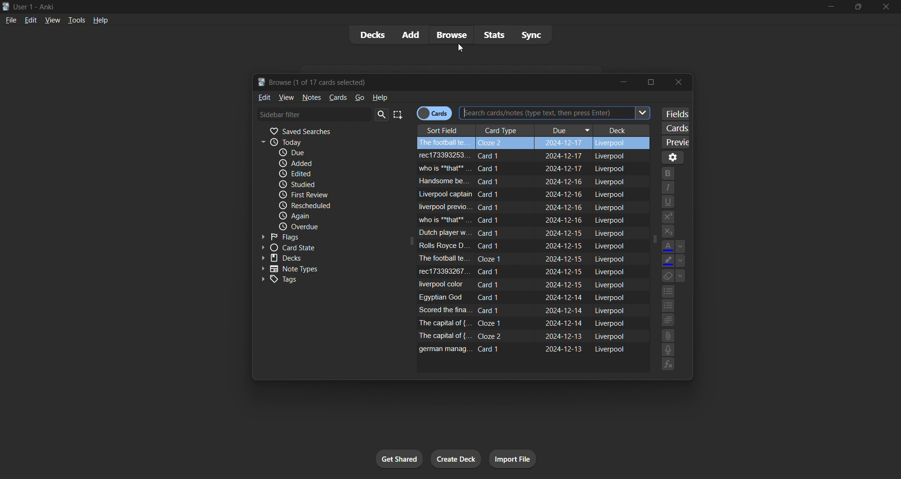  I want to click on field, so click(446, 143).